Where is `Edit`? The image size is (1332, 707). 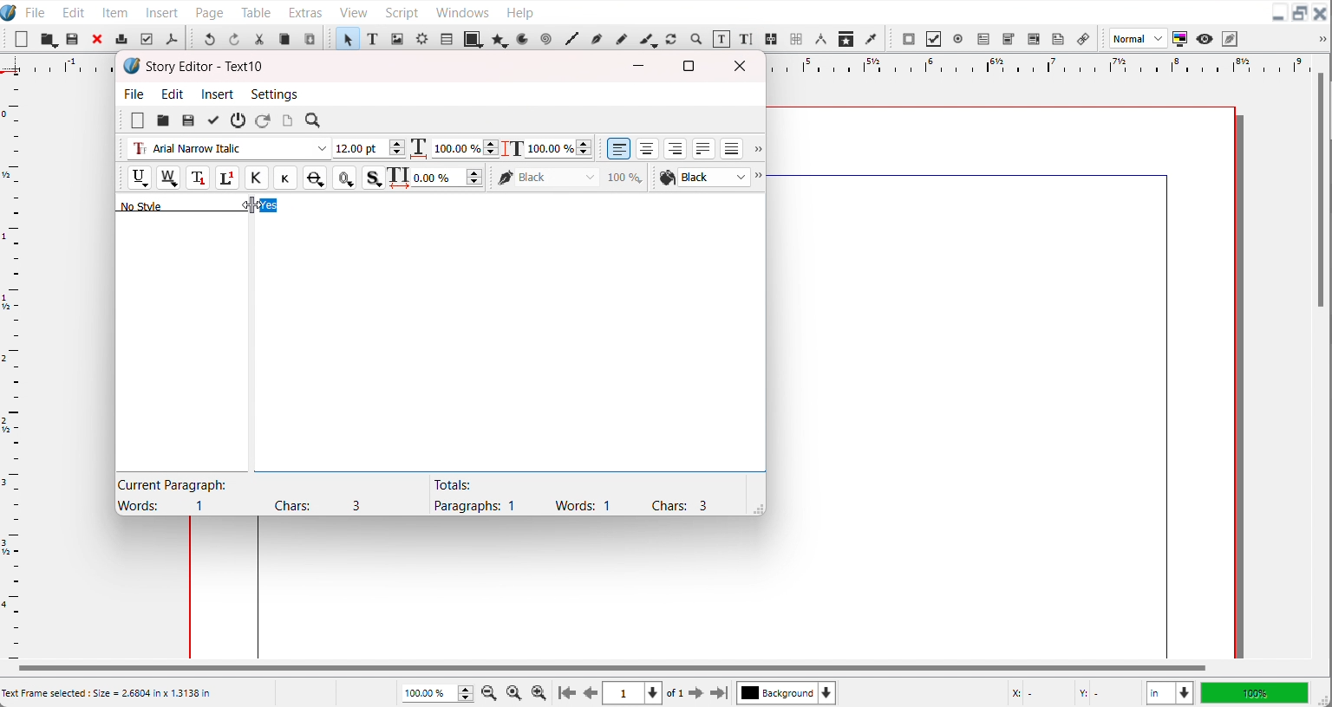 Edit is located at coordinates (71, 11).